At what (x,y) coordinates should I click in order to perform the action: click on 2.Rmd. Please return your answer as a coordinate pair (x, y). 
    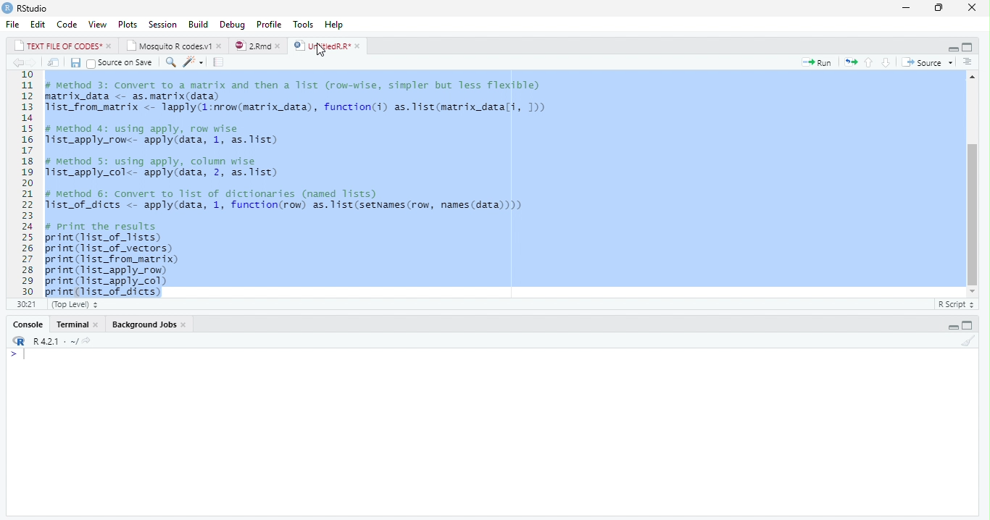
    Looking at the image, I should click on (258, 46).